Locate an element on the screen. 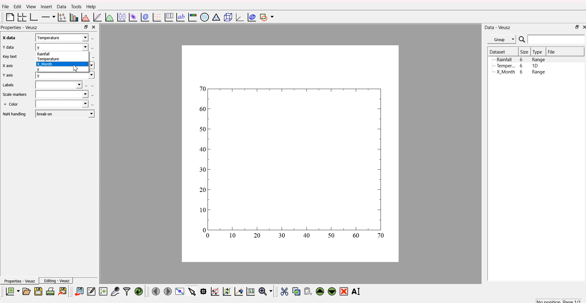  Rainfall 6 Range is located at coordinates (522, 59).